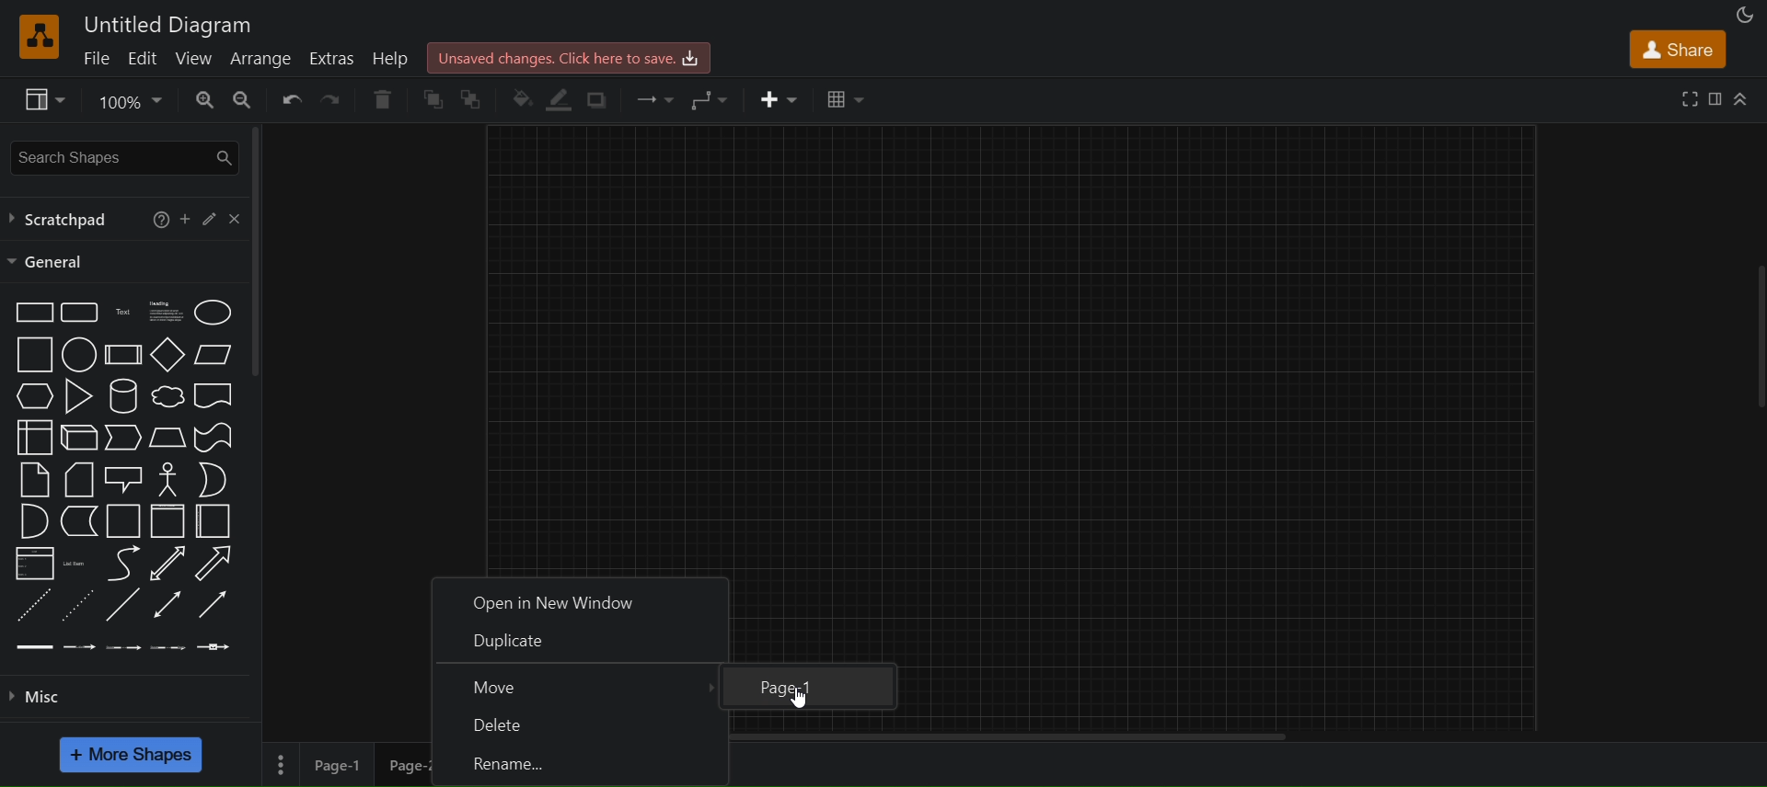  Describe the element at coordinates (184, 221) in the screenshot. I see `add` at that location.